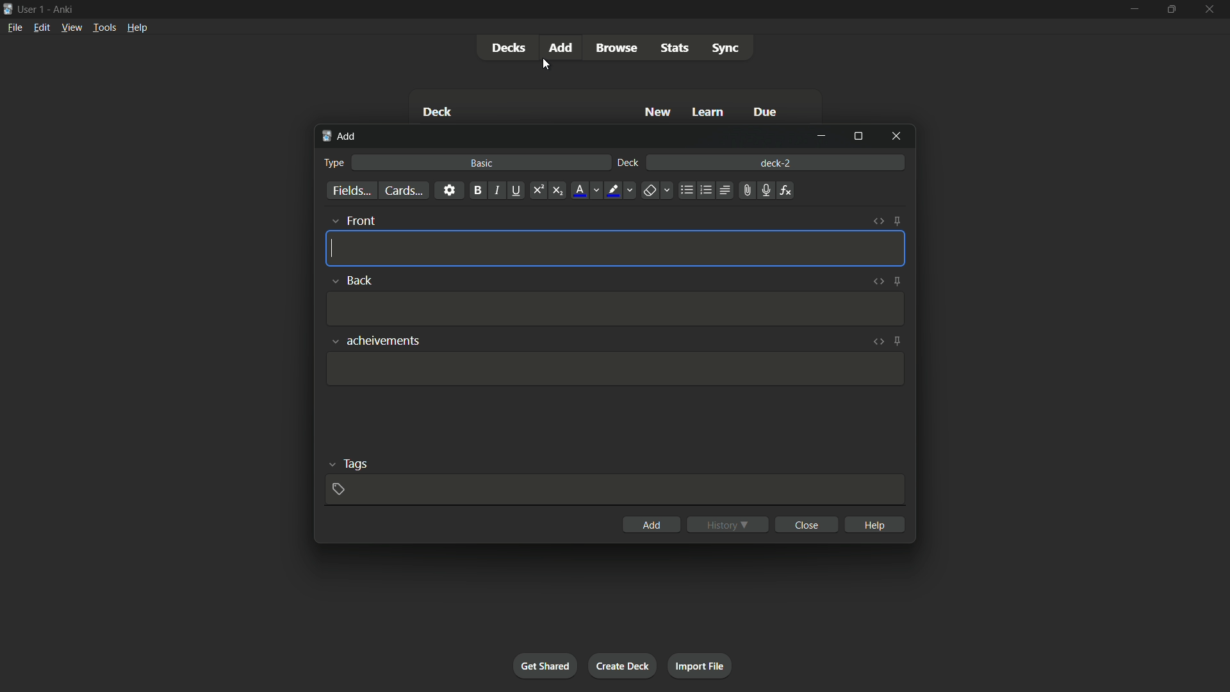 This screenshot has width=1230, height=692. I want to click on Learn, so click(709, 112).